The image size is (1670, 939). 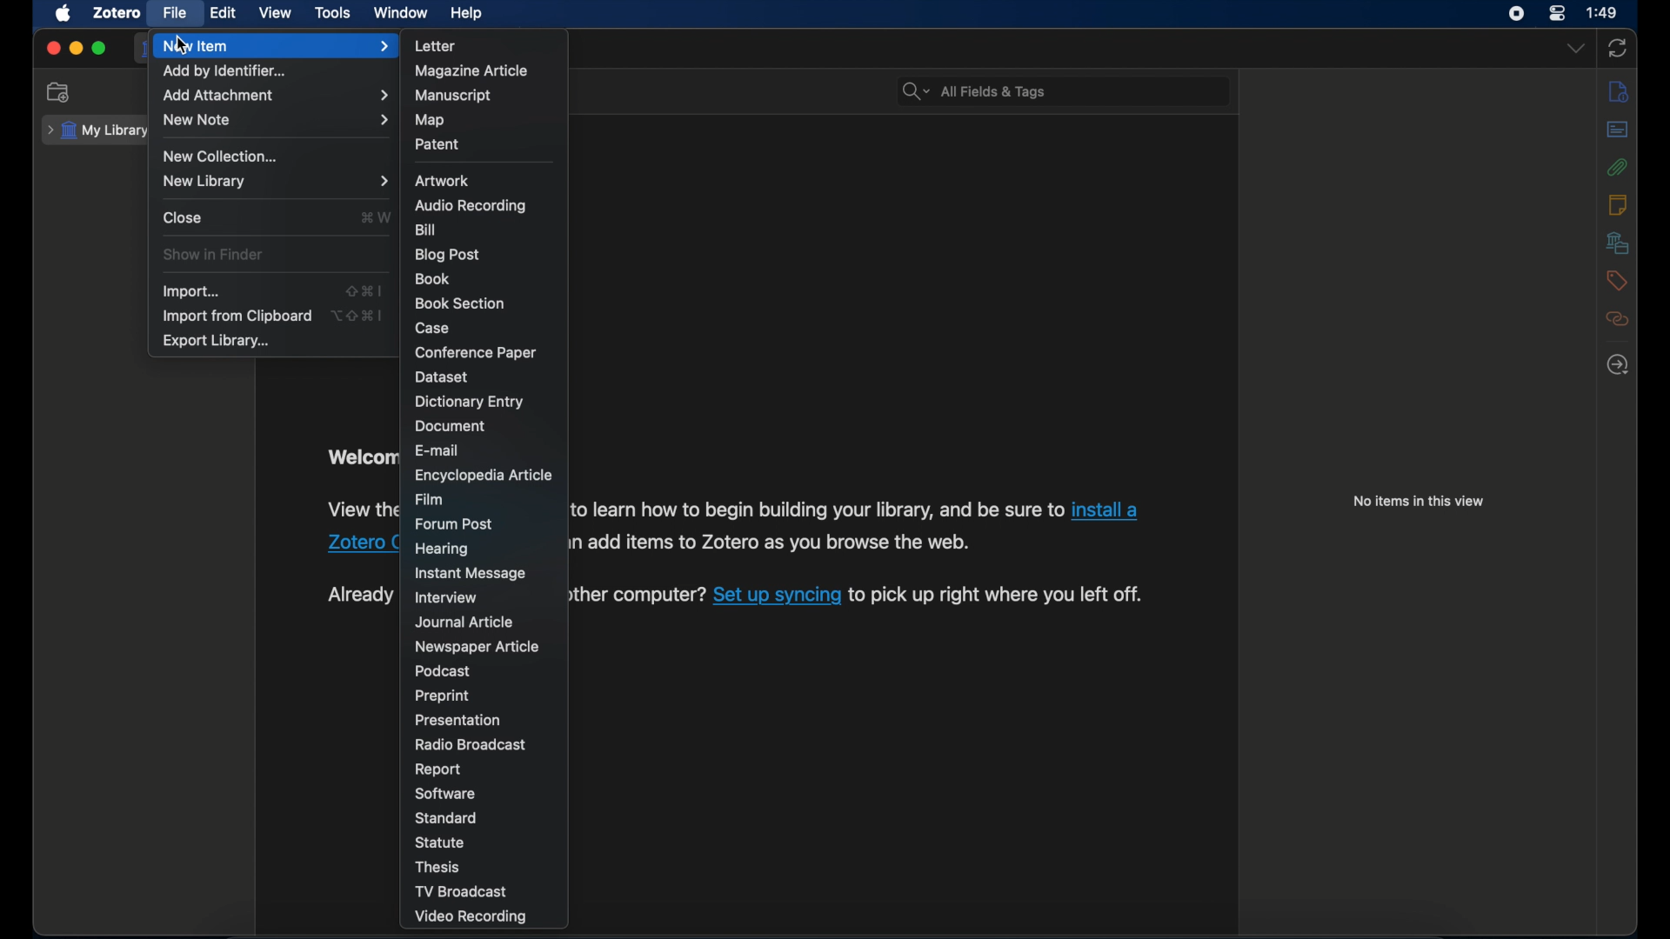 What do you see at coordinates (430, 120) in the screenshot?
I see `map` at bounding box center [430, 120].